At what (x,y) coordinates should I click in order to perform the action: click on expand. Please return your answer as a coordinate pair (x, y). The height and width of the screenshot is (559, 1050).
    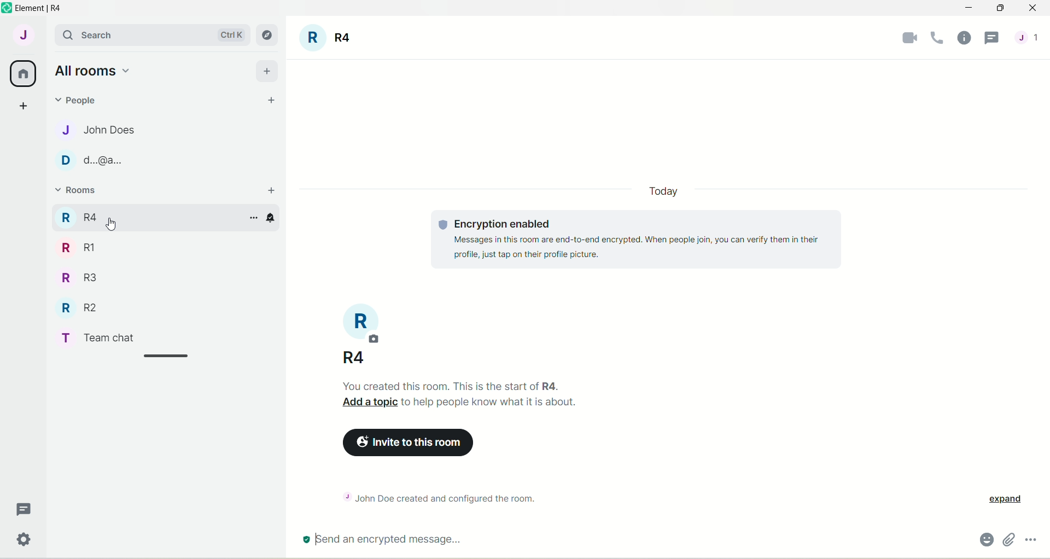
    Looking at the image, I should click on (1010, 499).